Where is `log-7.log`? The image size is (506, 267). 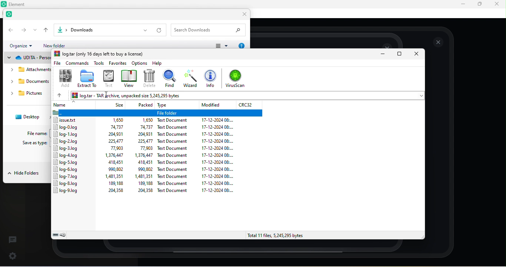 log-7.log is located at coordinates (65, 176).